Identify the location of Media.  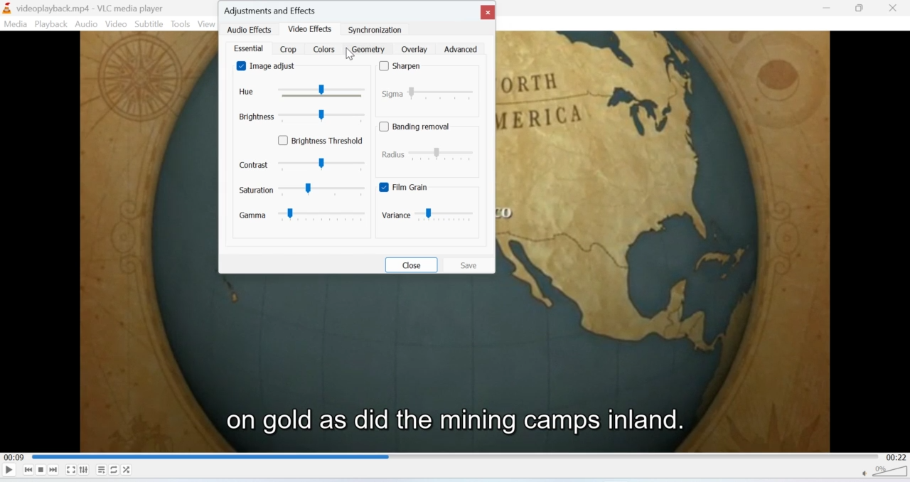
(14, 24).